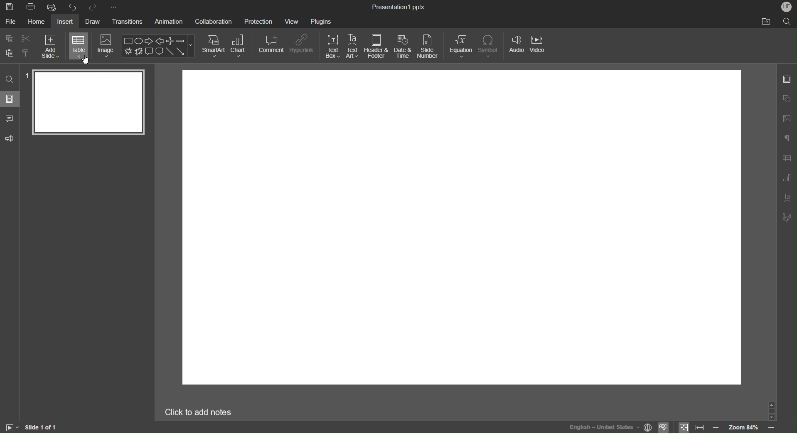  I want to click on Table, so click(79, 46).